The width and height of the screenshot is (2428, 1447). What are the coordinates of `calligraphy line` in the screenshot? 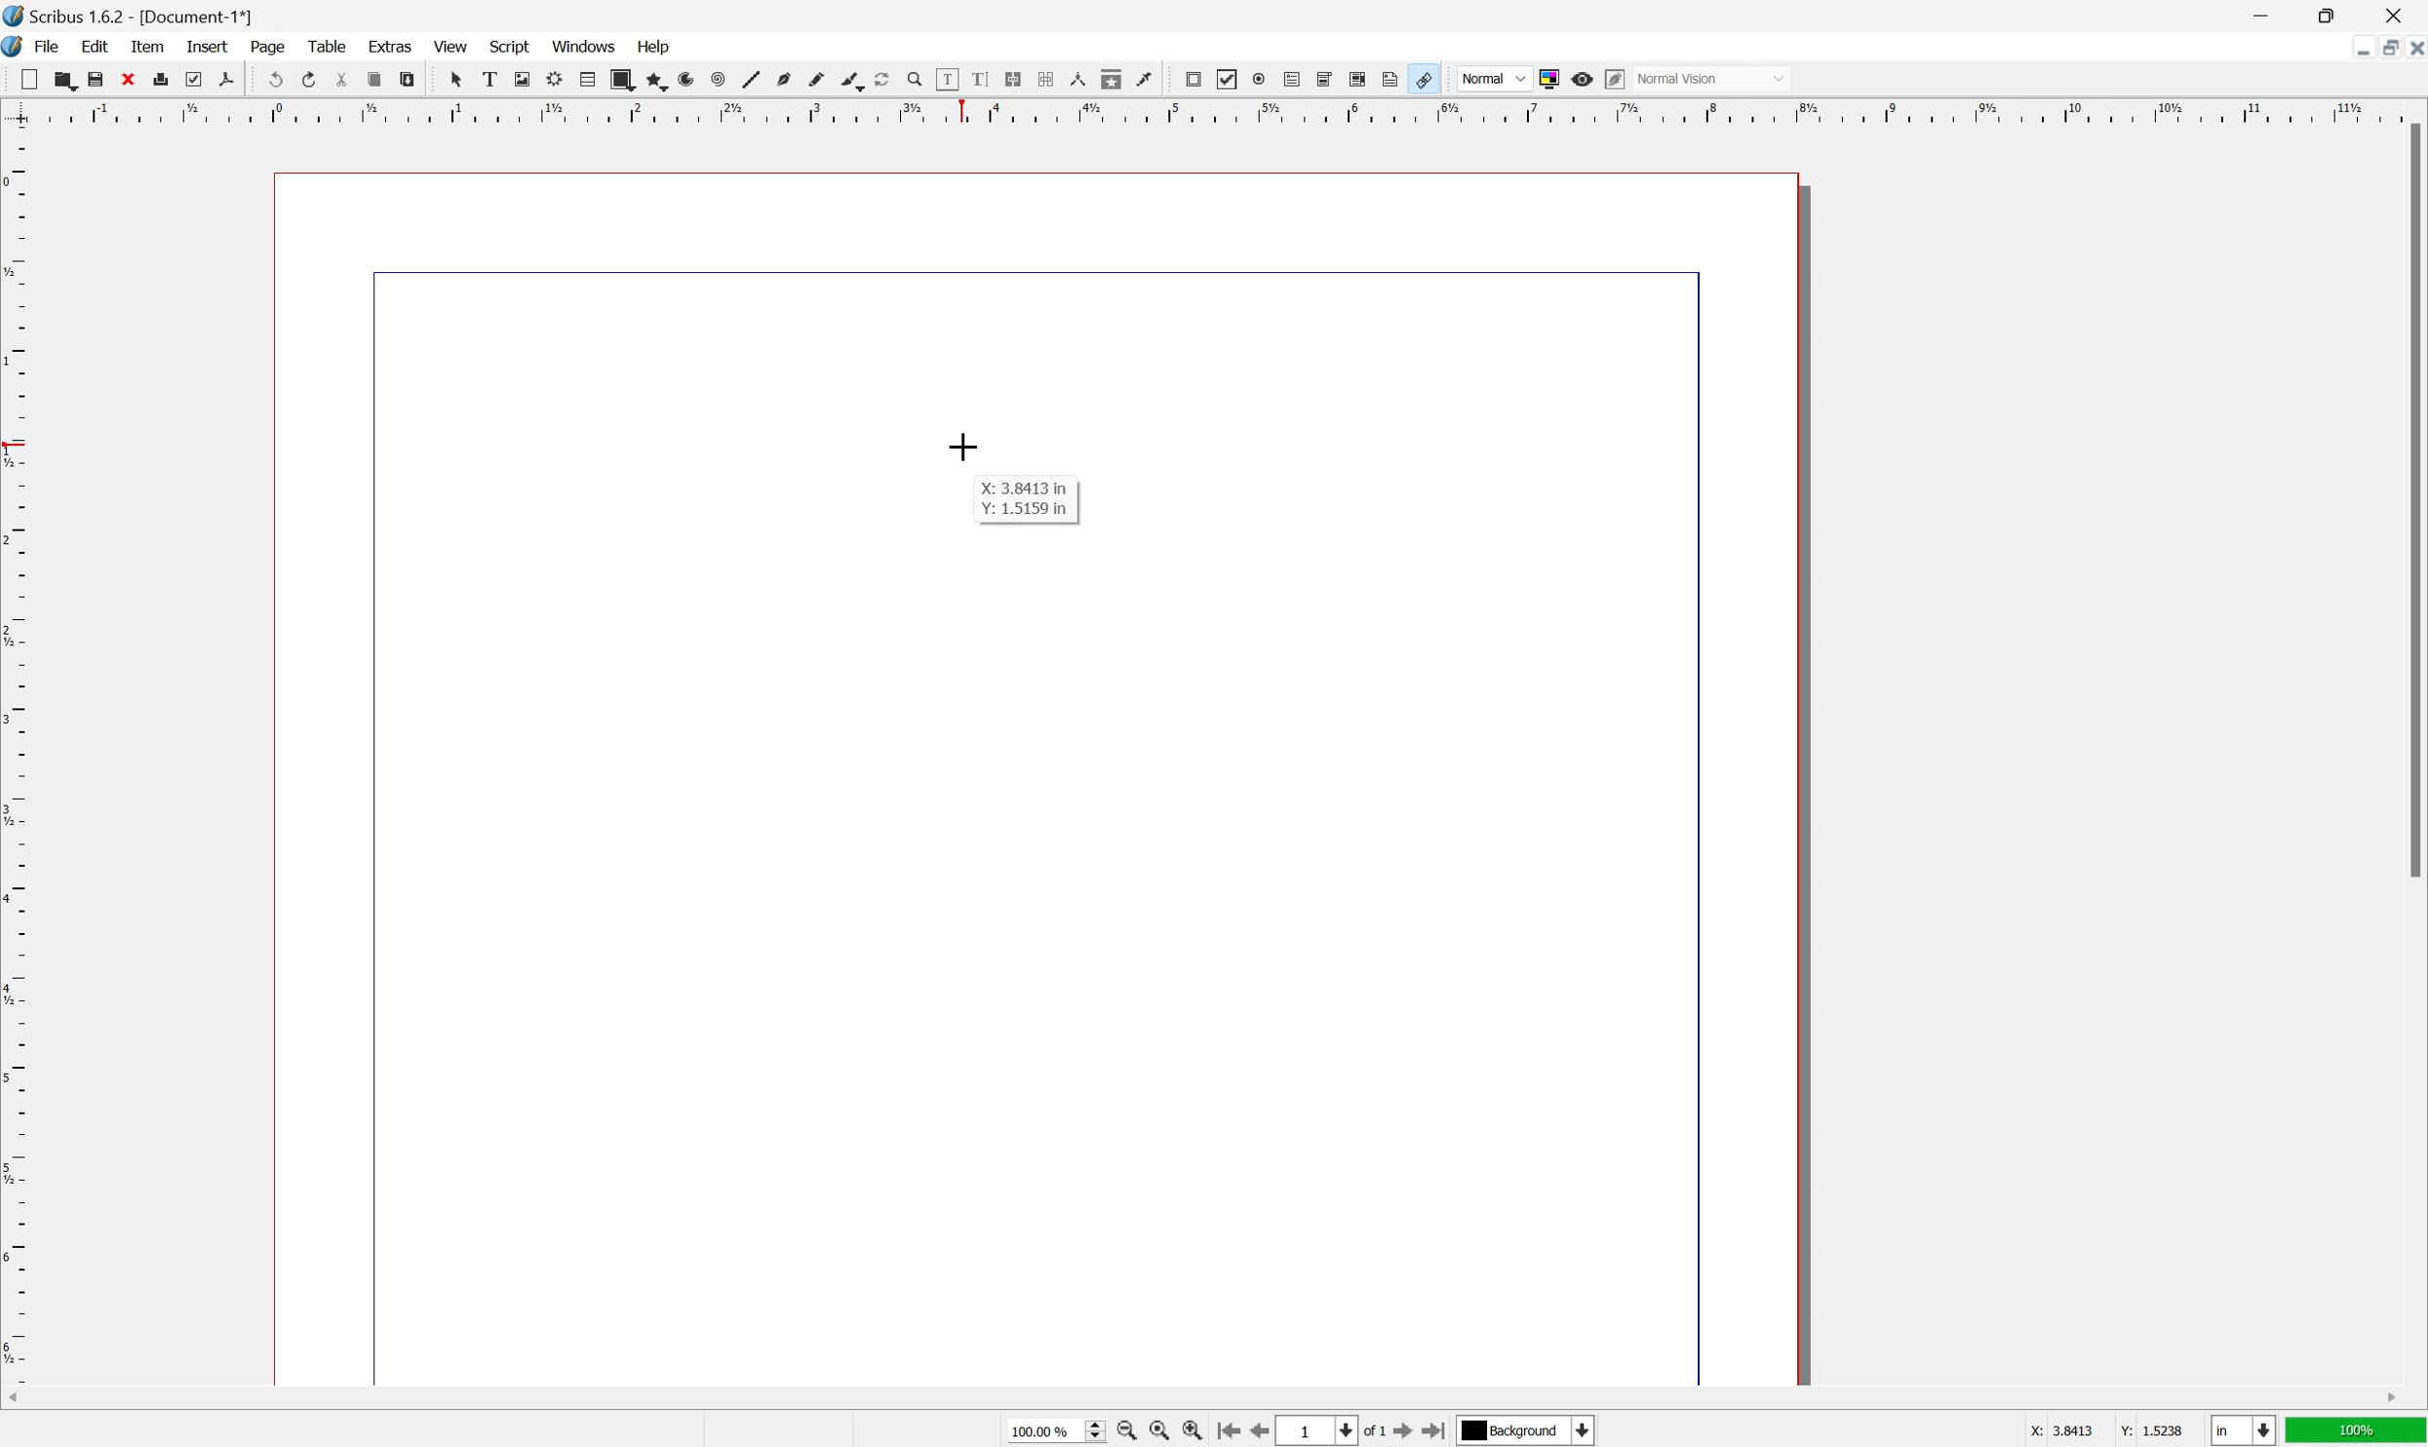 It's located at (851, 79).